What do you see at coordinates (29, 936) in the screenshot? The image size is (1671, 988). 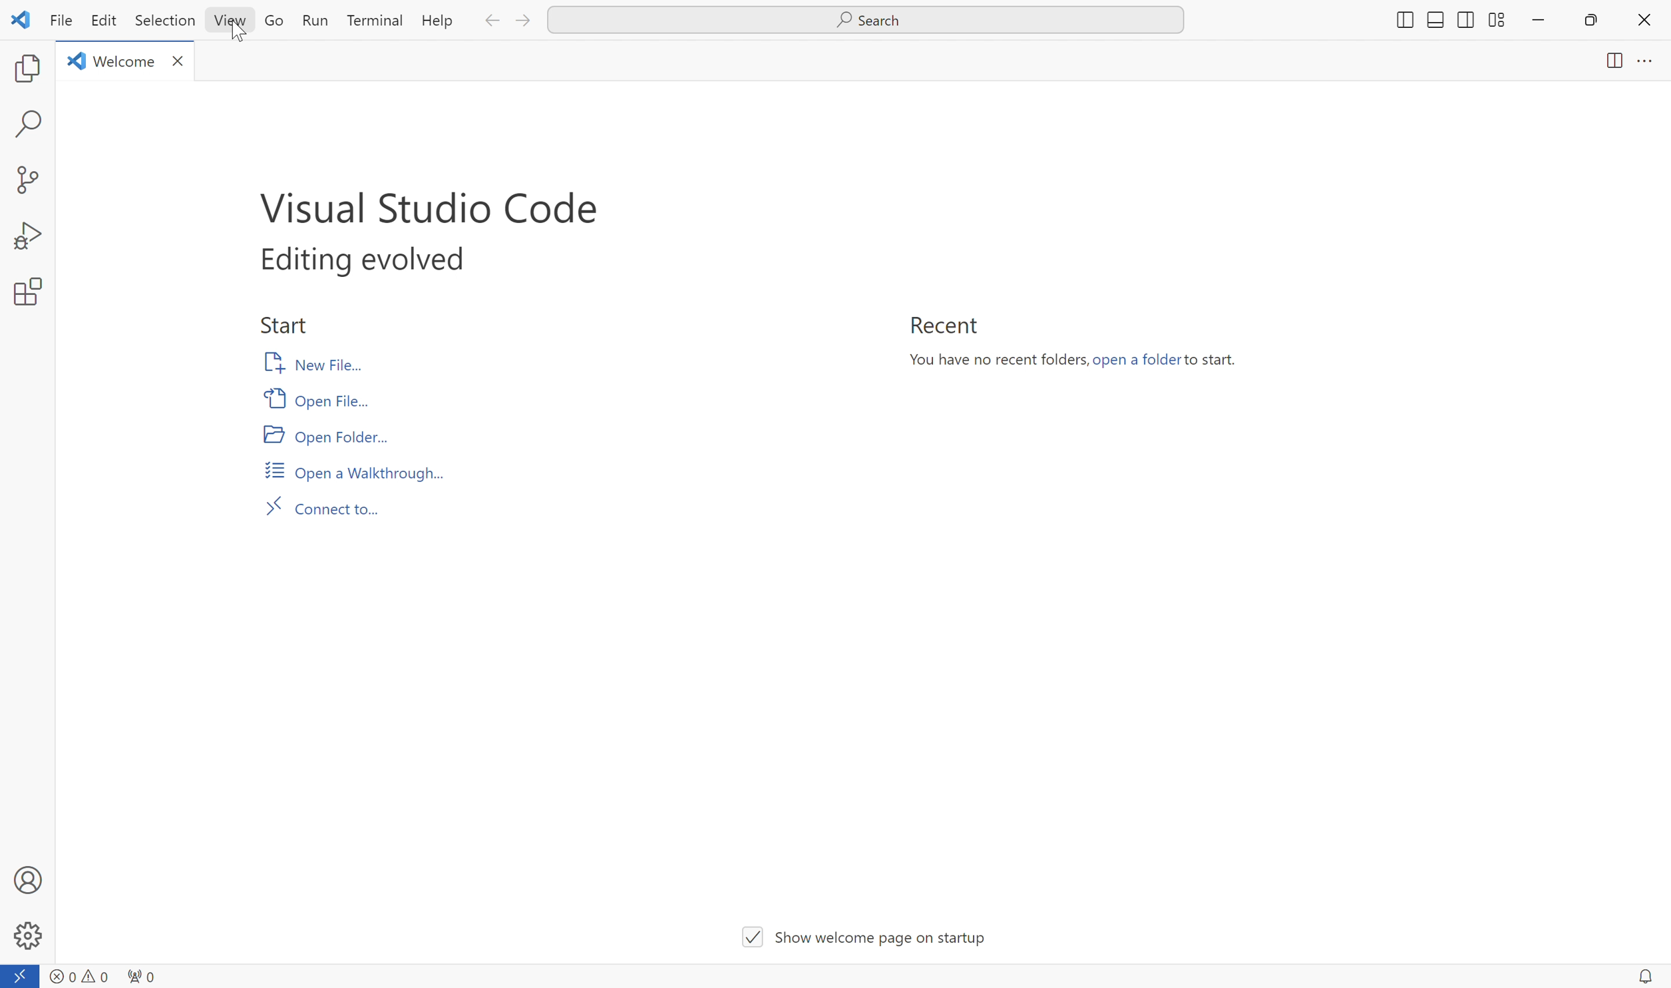 I see `settings` at bounding box center [29, 936].